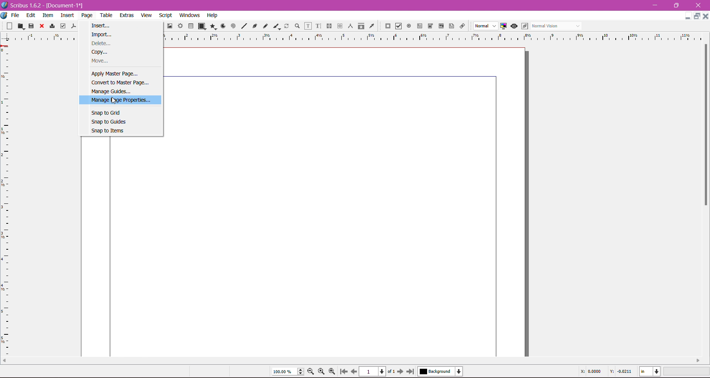 The height and width of the screenshot is (378, 710). Describe the element at coordinates (74, 26) in the screenshot. I see `Save as PDF` at that location.